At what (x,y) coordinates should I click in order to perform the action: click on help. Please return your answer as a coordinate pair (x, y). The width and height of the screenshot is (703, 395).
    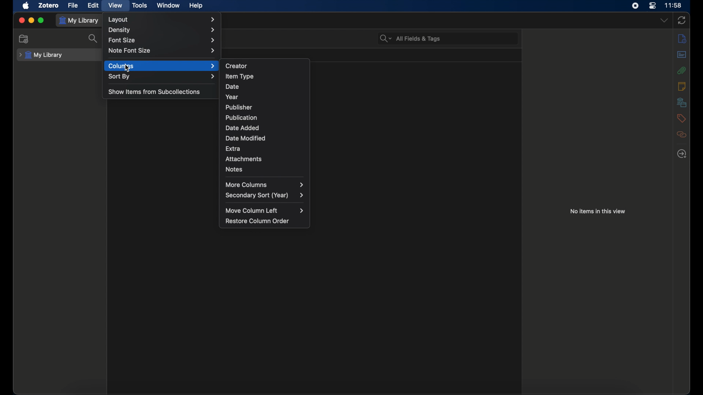
    Looking at the image, I should click on (196, 6).